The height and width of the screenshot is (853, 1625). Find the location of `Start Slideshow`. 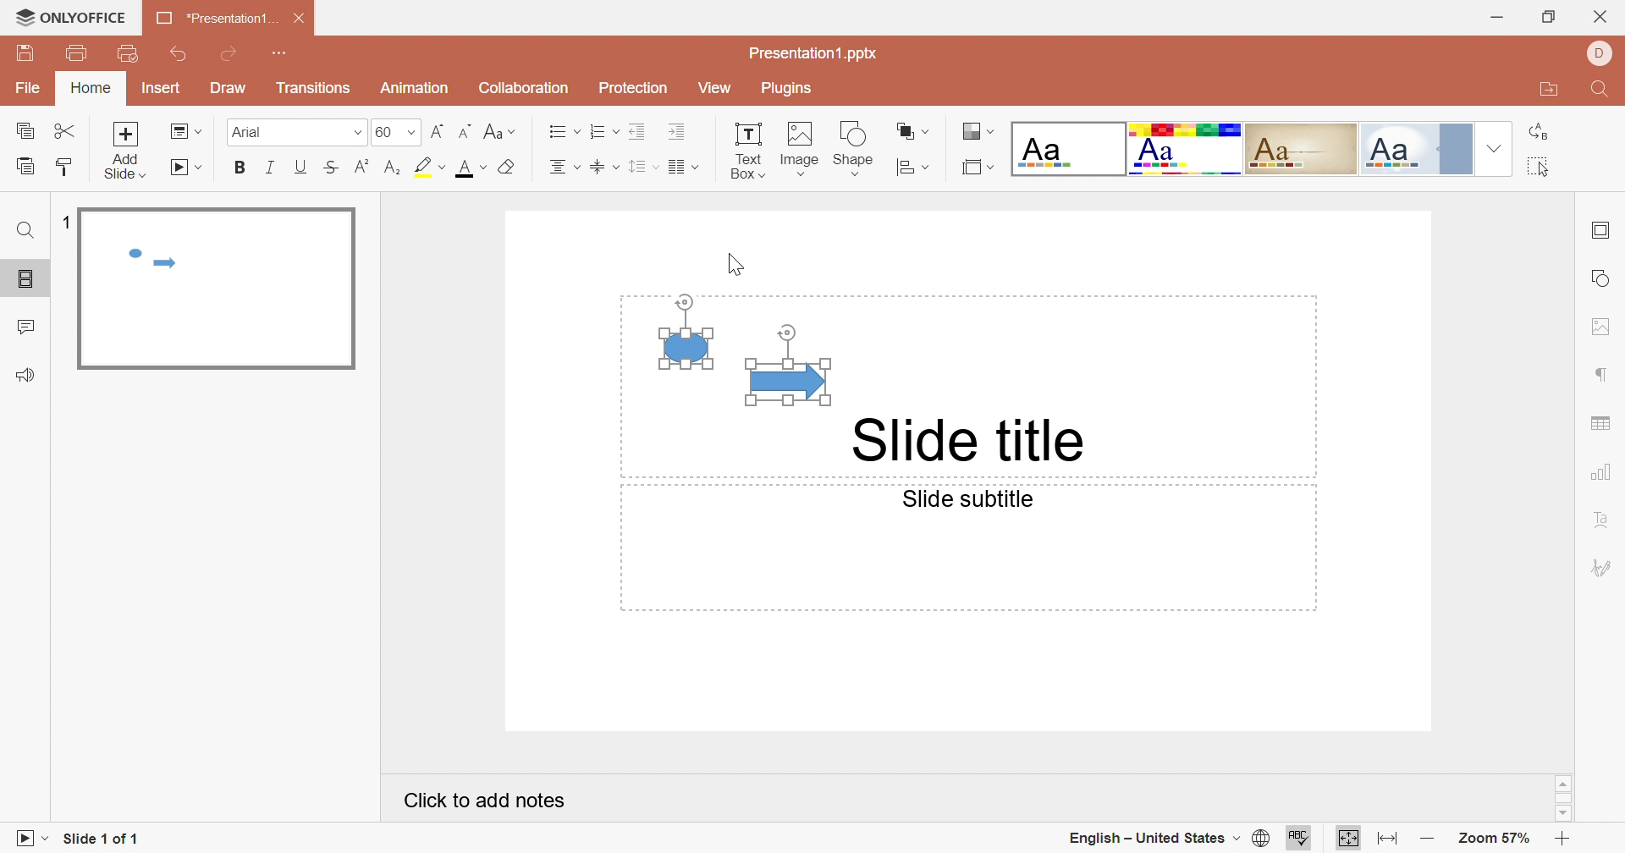

Start Slideshow is located at coordinates (25, 839).